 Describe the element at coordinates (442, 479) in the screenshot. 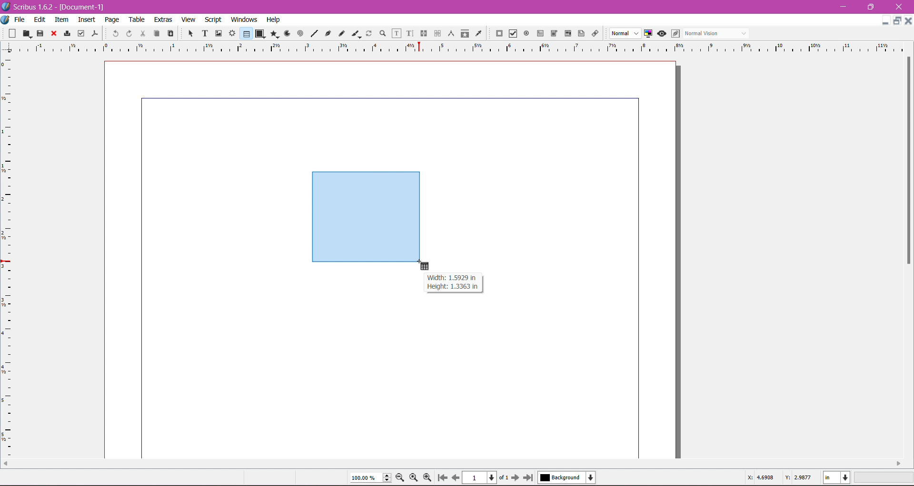

I see `First Page` at that location.